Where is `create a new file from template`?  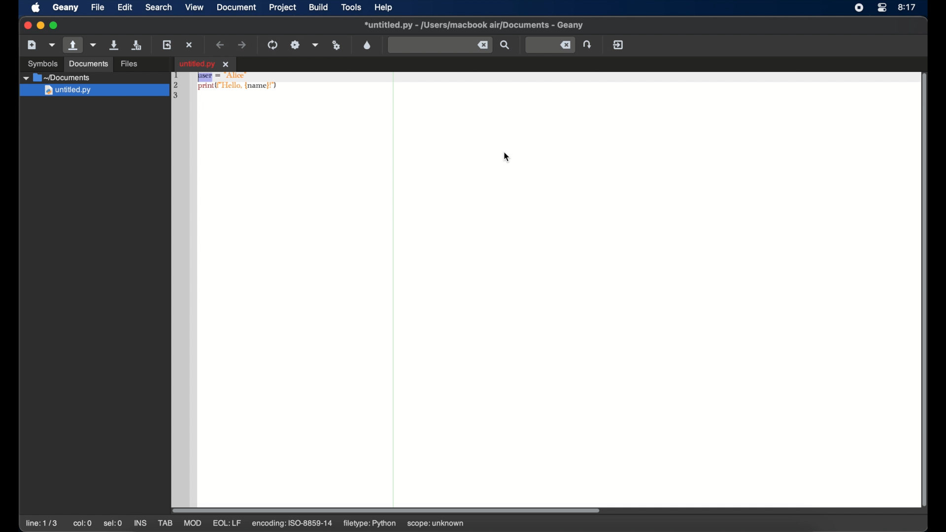
create a new file from template is located at coordinates (52, 45).